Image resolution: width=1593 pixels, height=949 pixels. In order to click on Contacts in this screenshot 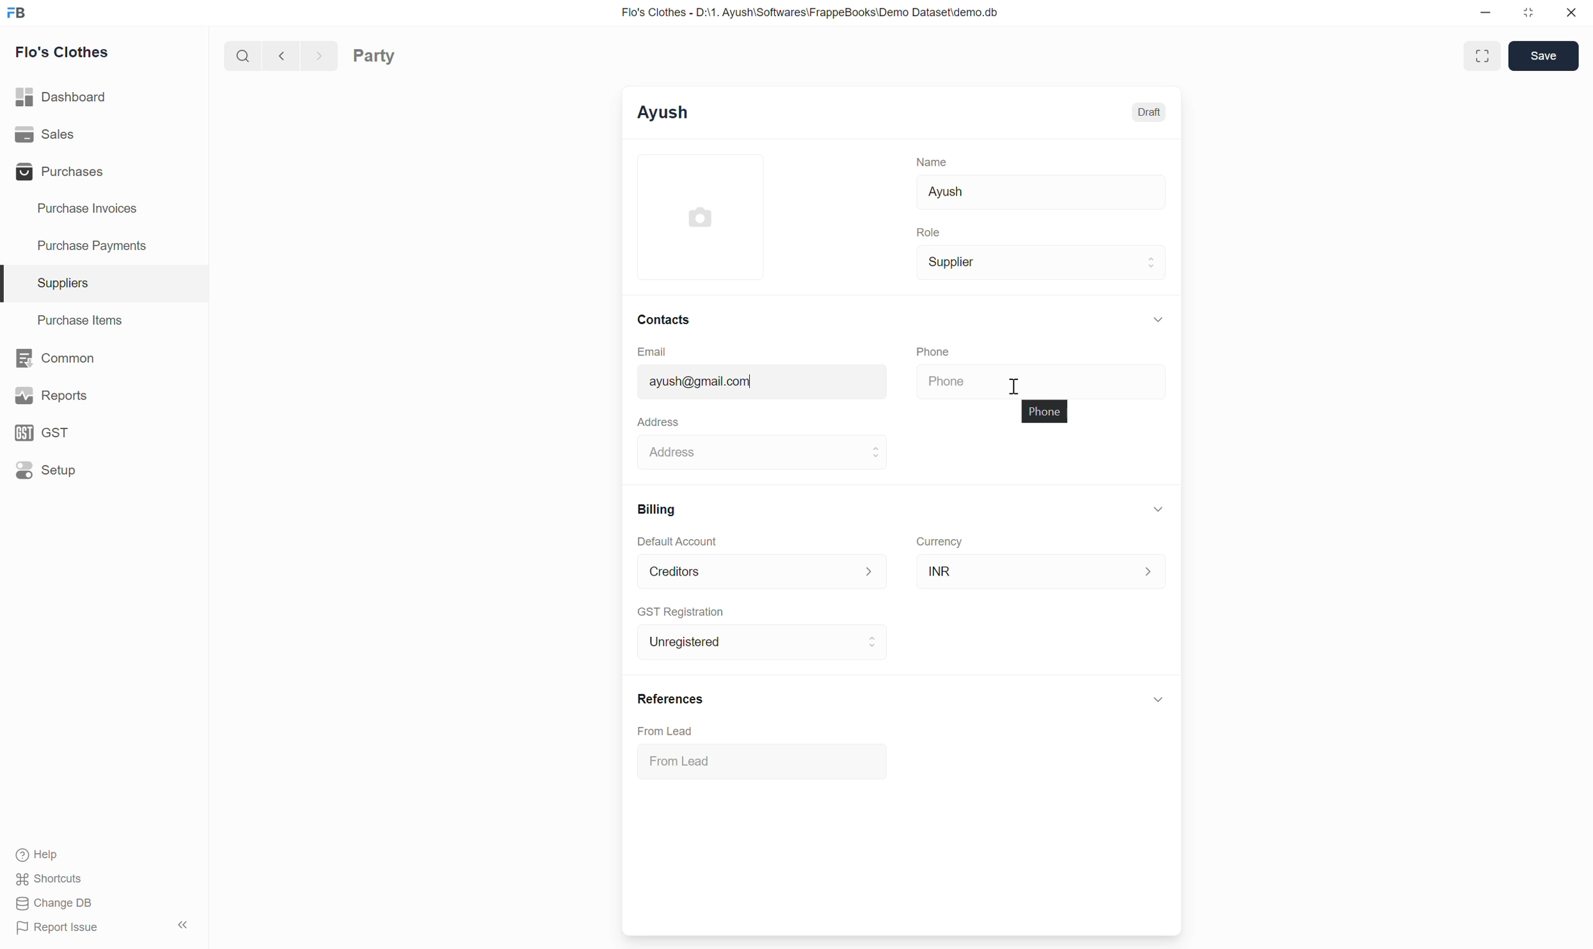, I will do `click(664, 320)`.